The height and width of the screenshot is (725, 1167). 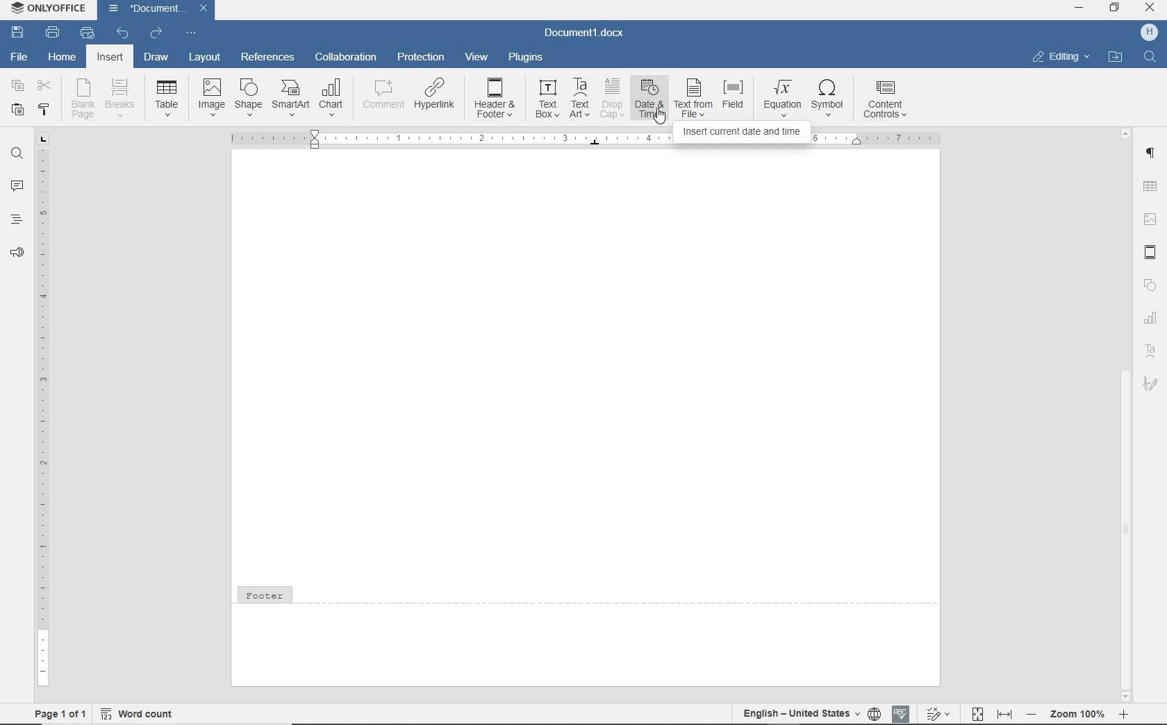 What do you see at coordinates (205, 58) in the screenshot?
I see `layout` at bounding box center [205, 58].